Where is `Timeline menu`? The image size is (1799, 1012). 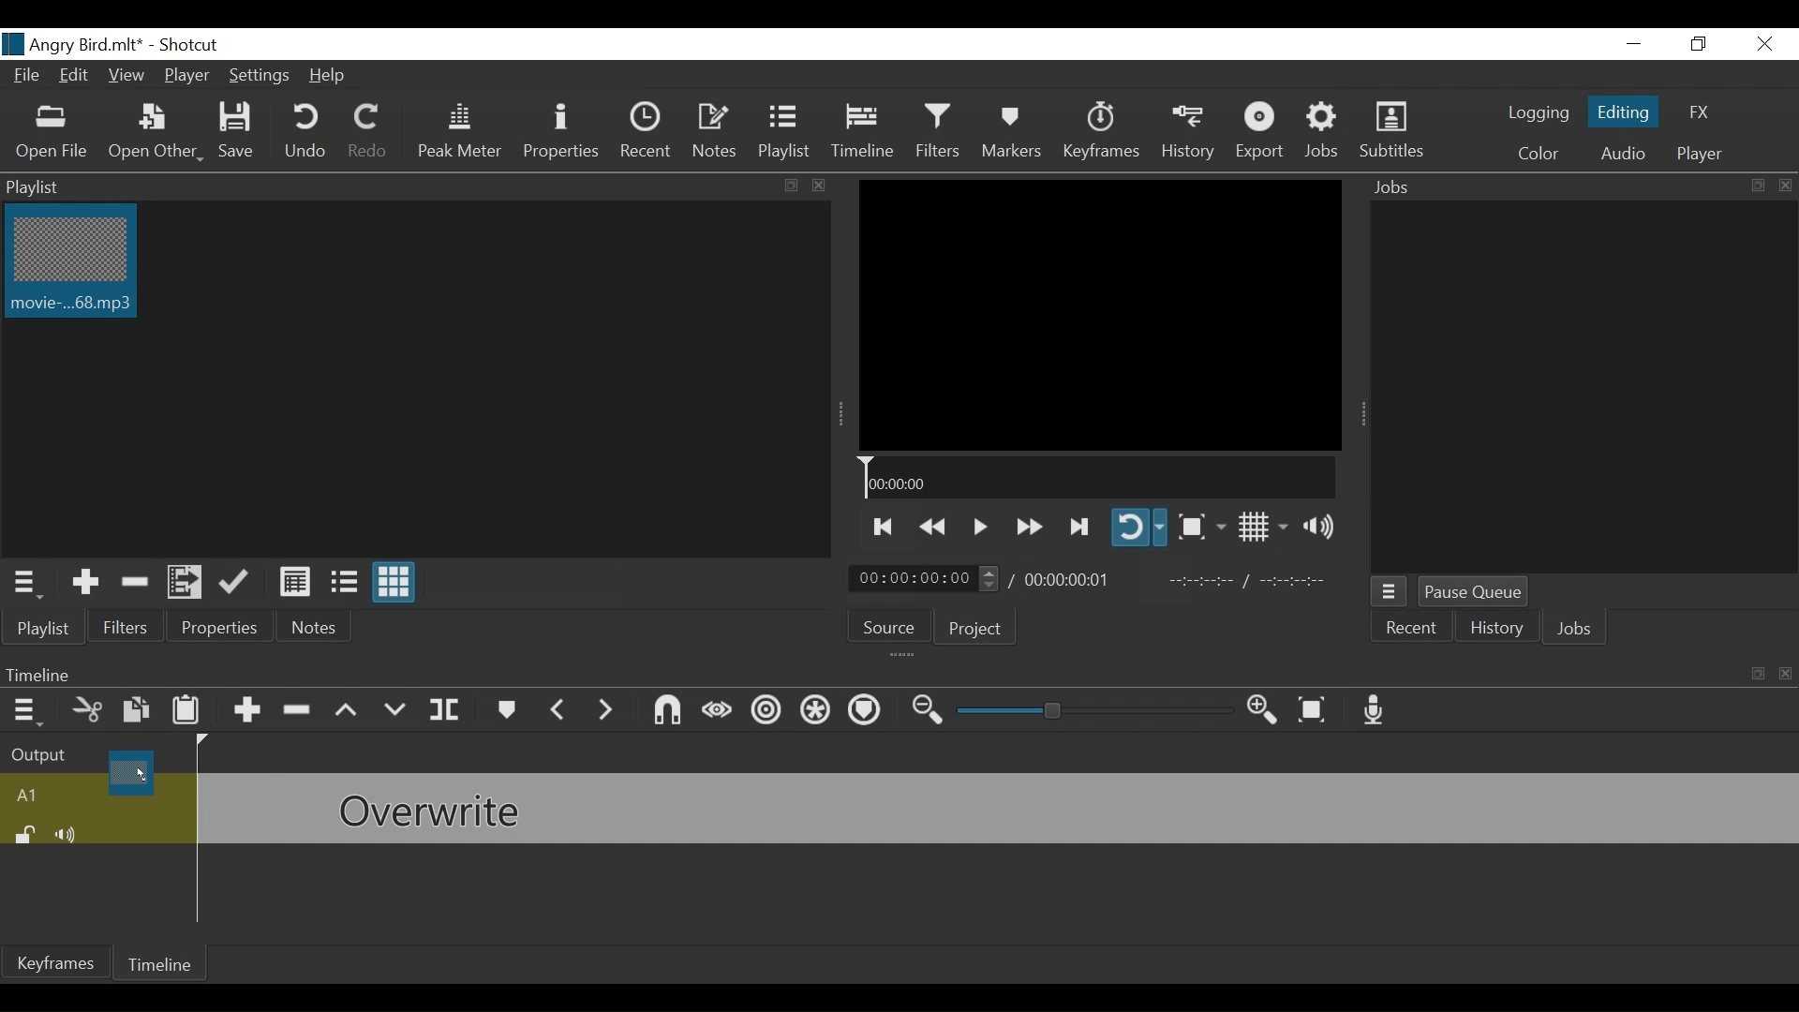
Timeline menu is located at coordinates (870, 675).